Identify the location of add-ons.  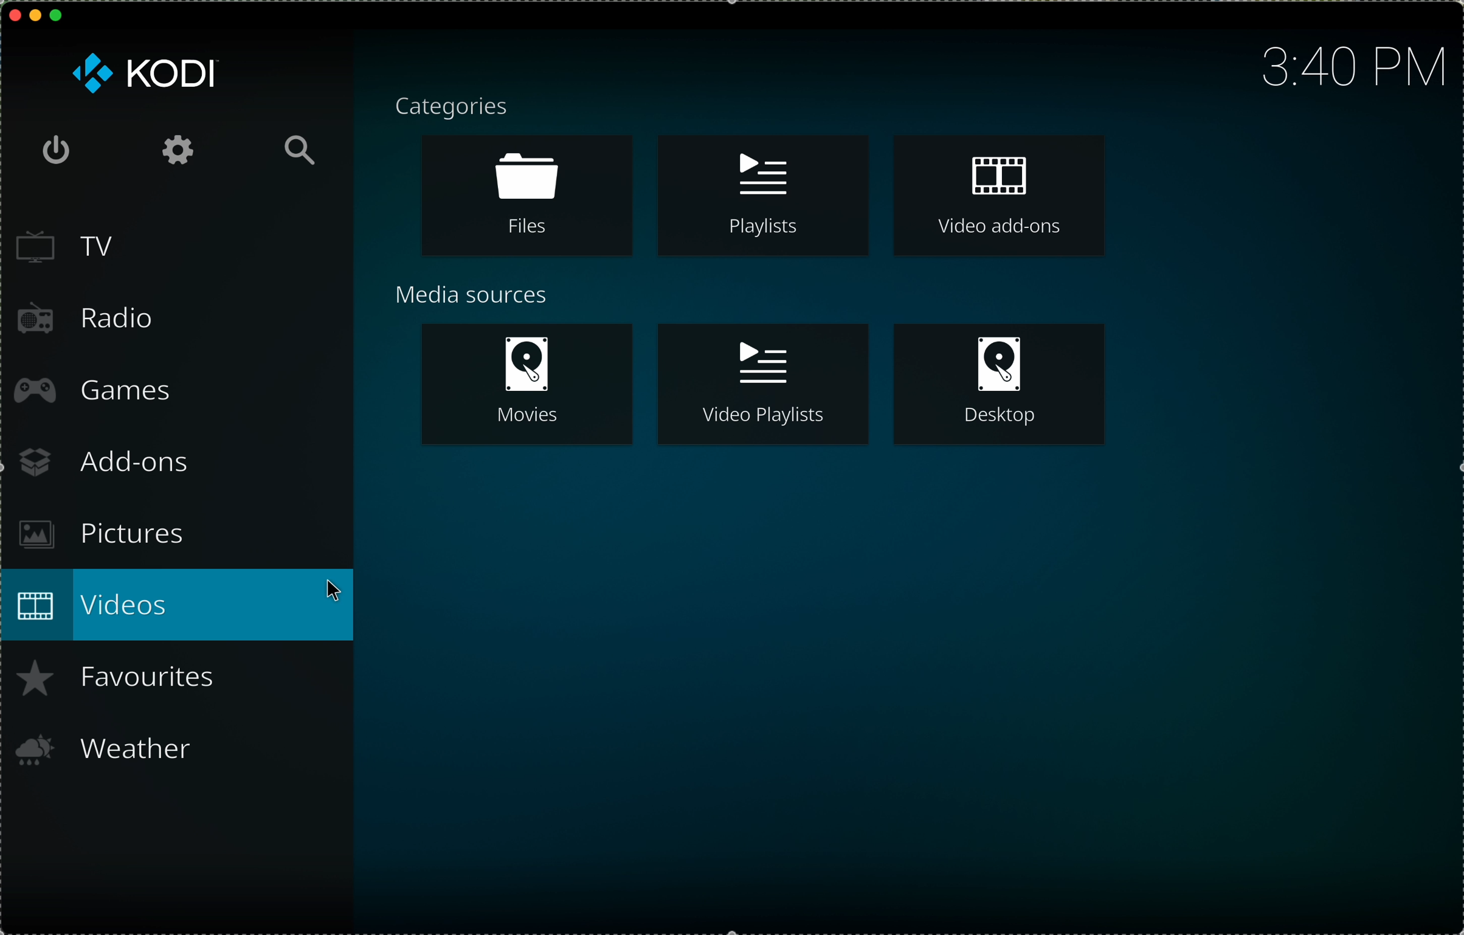
(104, 461).